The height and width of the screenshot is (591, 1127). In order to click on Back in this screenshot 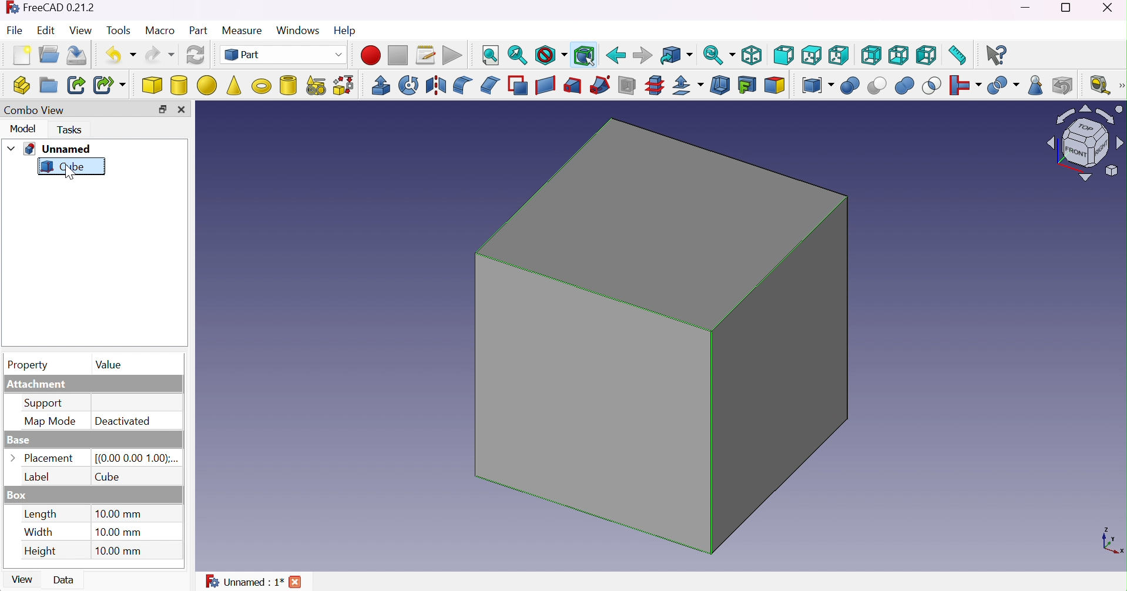, I will do `click(617, 55)`.